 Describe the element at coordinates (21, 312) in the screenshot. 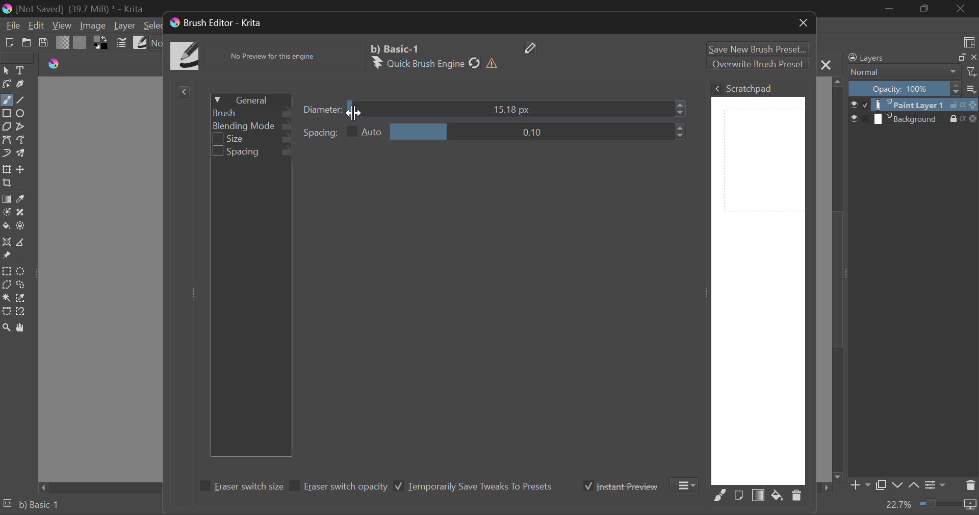

I see `Magnetic Selection` at that location.